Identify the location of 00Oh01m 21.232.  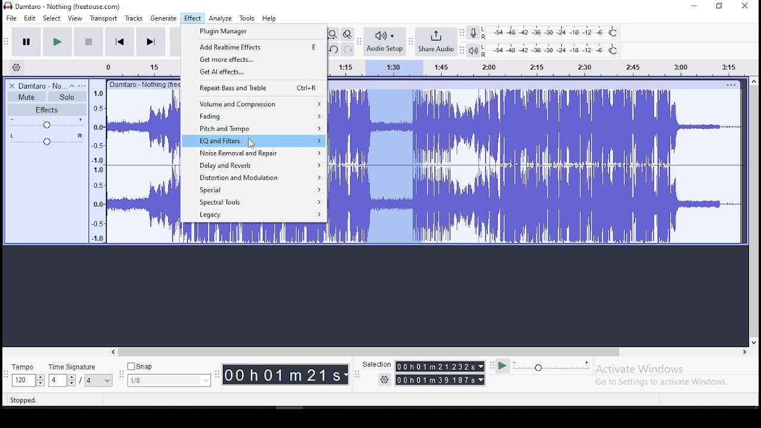
(435, 366).